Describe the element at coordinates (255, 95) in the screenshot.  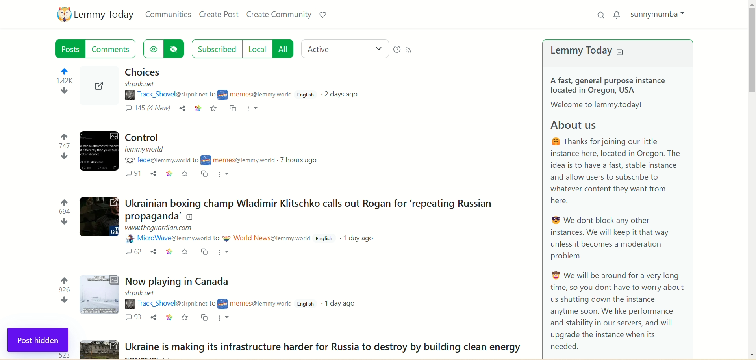
I see `More description` at that location.